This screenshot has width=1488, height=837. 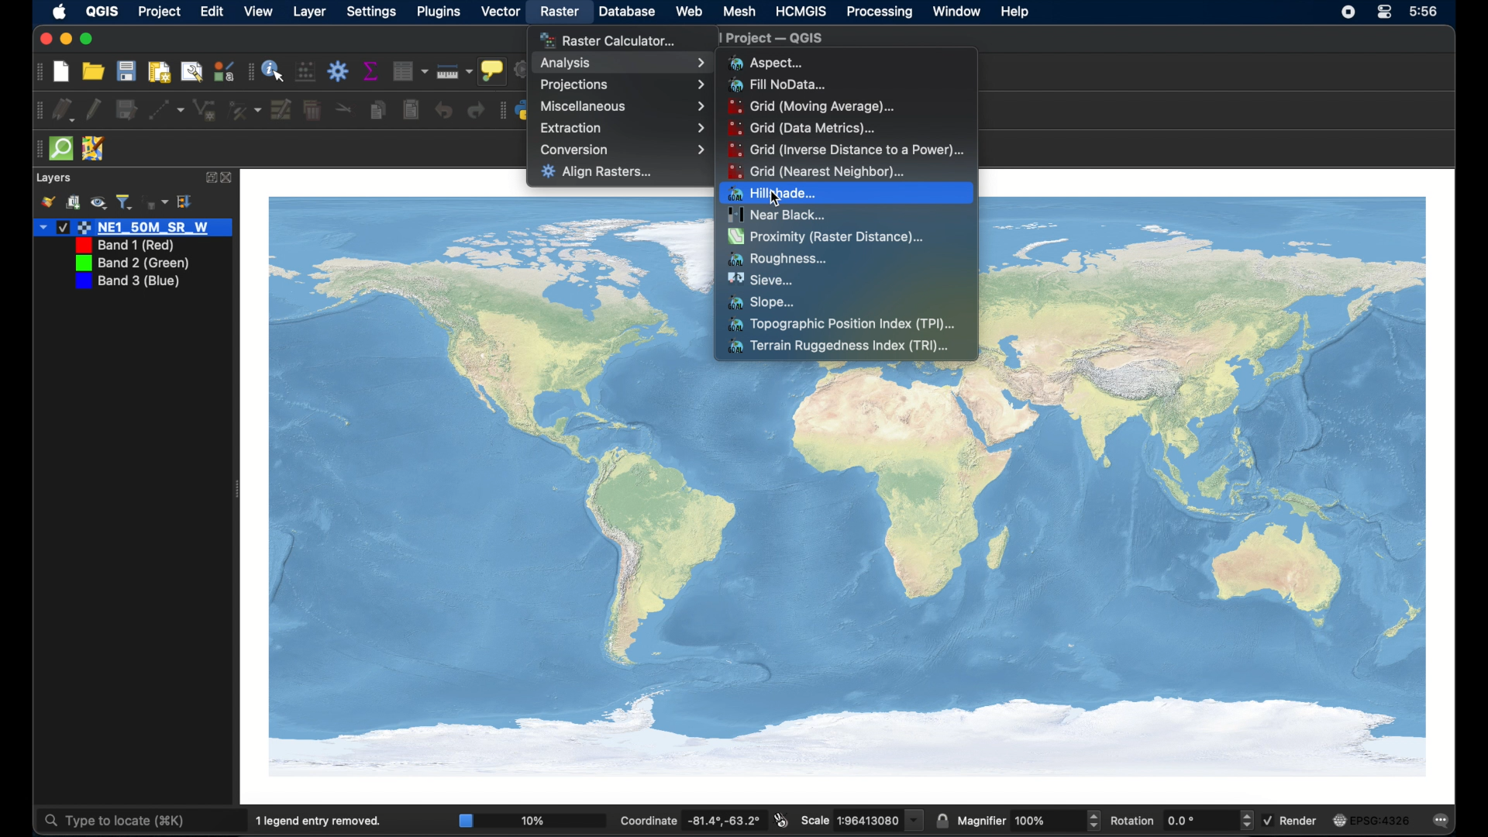 What do you see at coordinates (1424, 11) in the screenshot?
I see `time` at bounding box center [1424, 11].